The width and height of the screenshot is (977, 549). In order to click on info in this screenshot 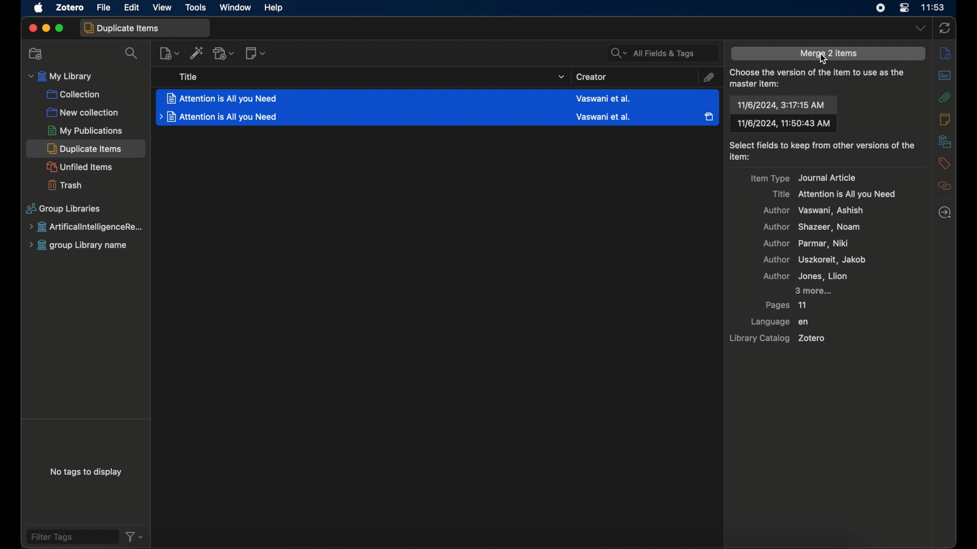, I will do `click(946, 54)`.